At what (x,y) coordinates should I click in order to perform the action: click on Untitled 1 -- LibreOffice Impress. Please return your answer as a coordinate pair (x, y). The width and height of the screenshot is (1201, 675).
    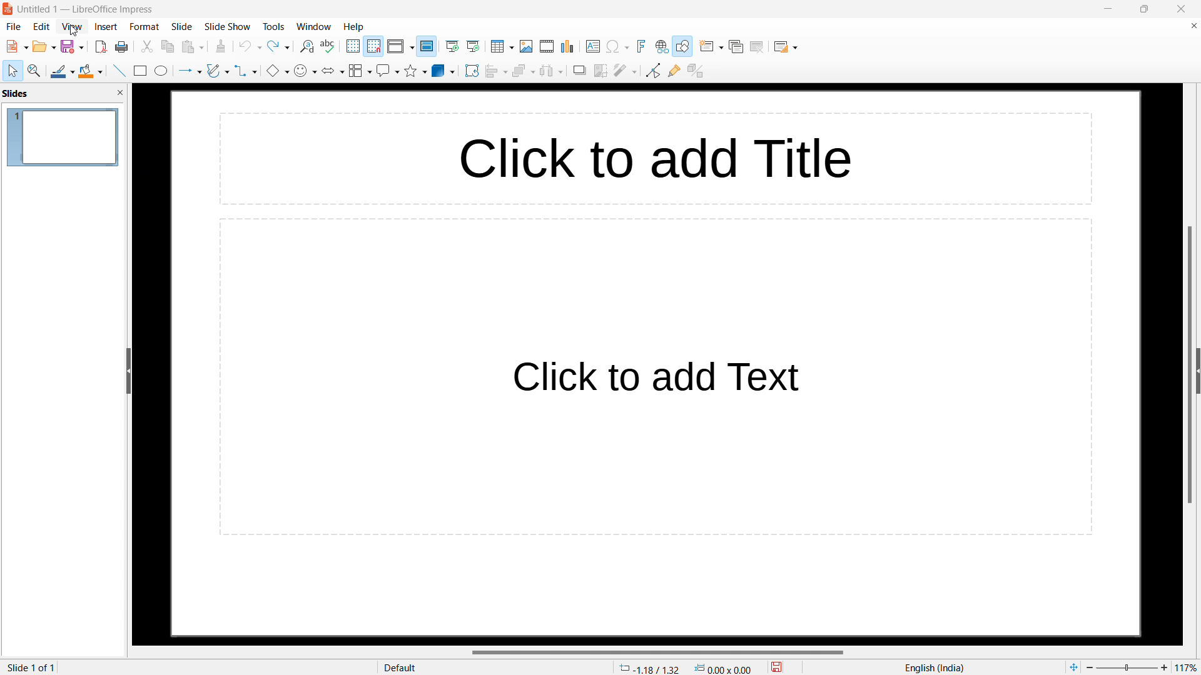
    Looking at the image, I should click on (86, 9).